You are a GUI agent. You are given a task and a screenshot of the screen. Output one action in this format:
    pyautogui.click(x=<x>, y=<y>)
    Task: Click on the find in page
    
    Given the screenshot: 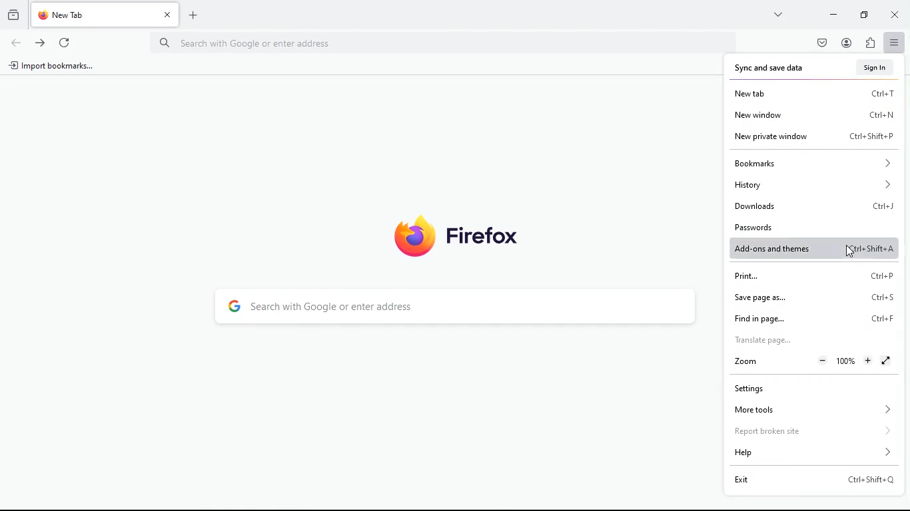 What is the action you would take?
    pyautogui.click(x=811, y=317)
    